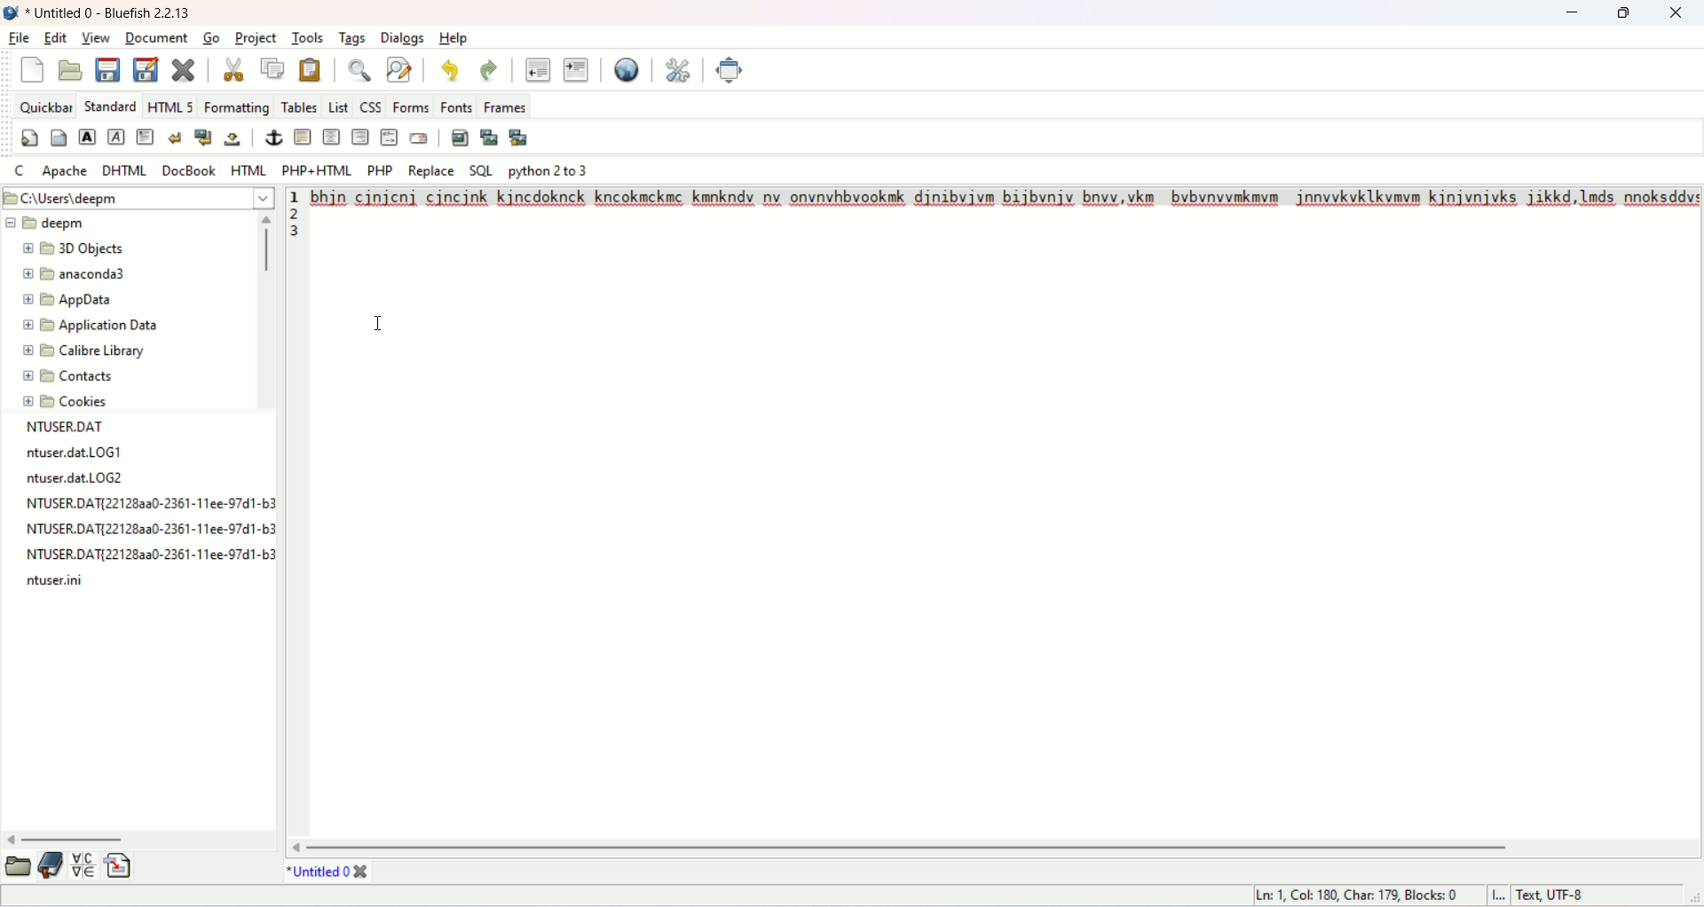 The image size is (1704, 907). Describe the element at coordinates (30, 68) in the screenshot. I see `new` at that location.